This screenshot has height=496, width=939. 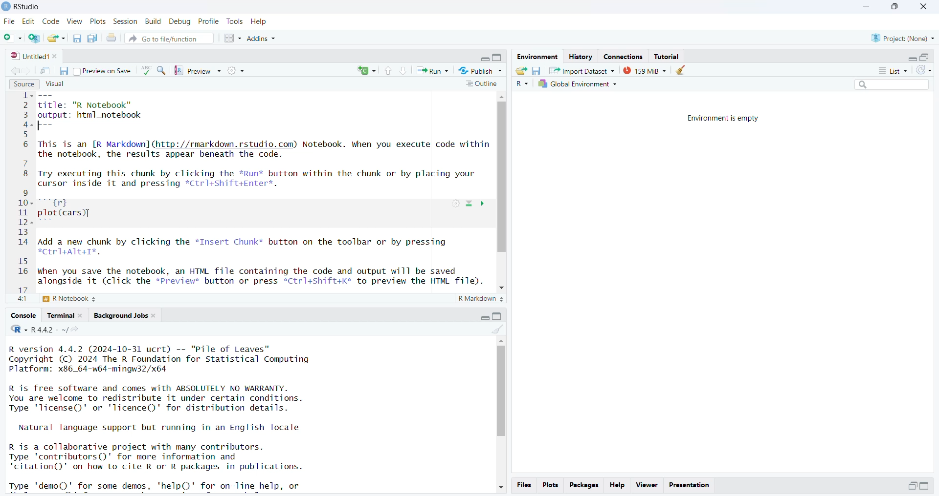 What do you see at coordinates (581, 70) in the screenshot?
I see `Import dataset` at bounding box center [581, 70].